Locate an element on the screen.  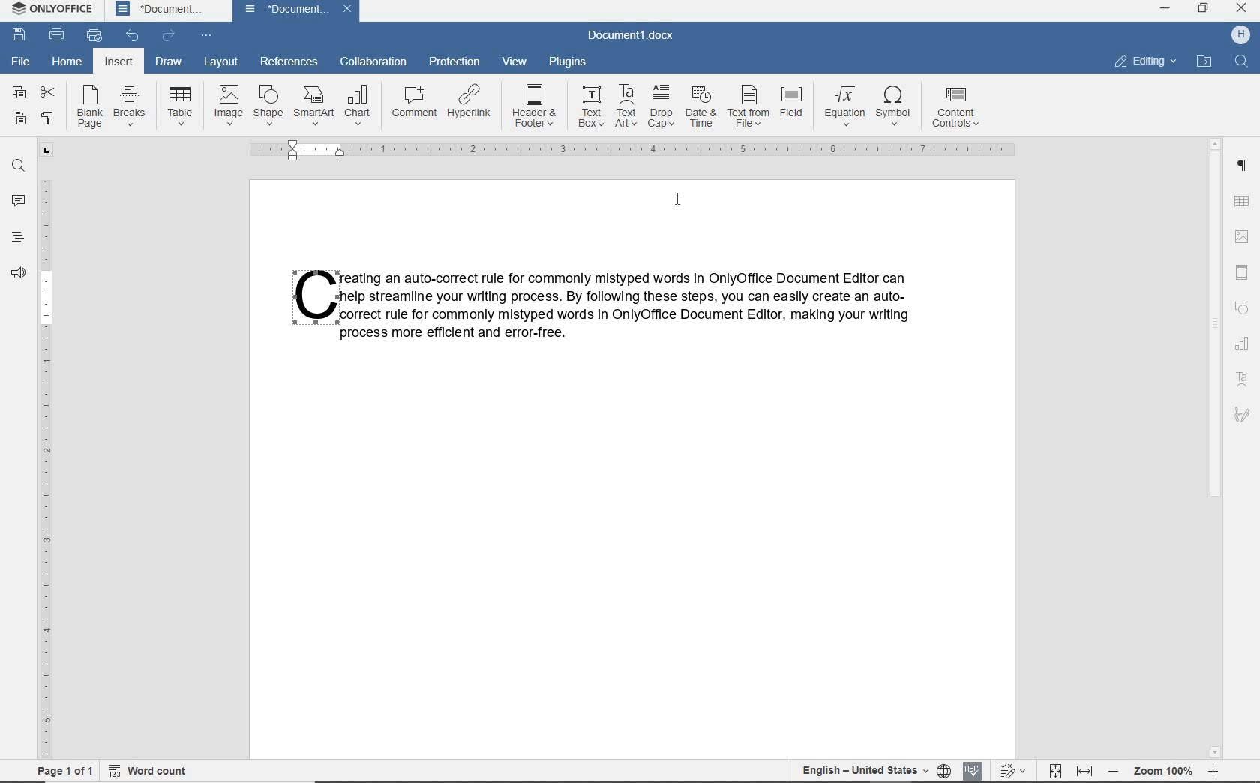
drop cap is located at coordinates (658, 106).